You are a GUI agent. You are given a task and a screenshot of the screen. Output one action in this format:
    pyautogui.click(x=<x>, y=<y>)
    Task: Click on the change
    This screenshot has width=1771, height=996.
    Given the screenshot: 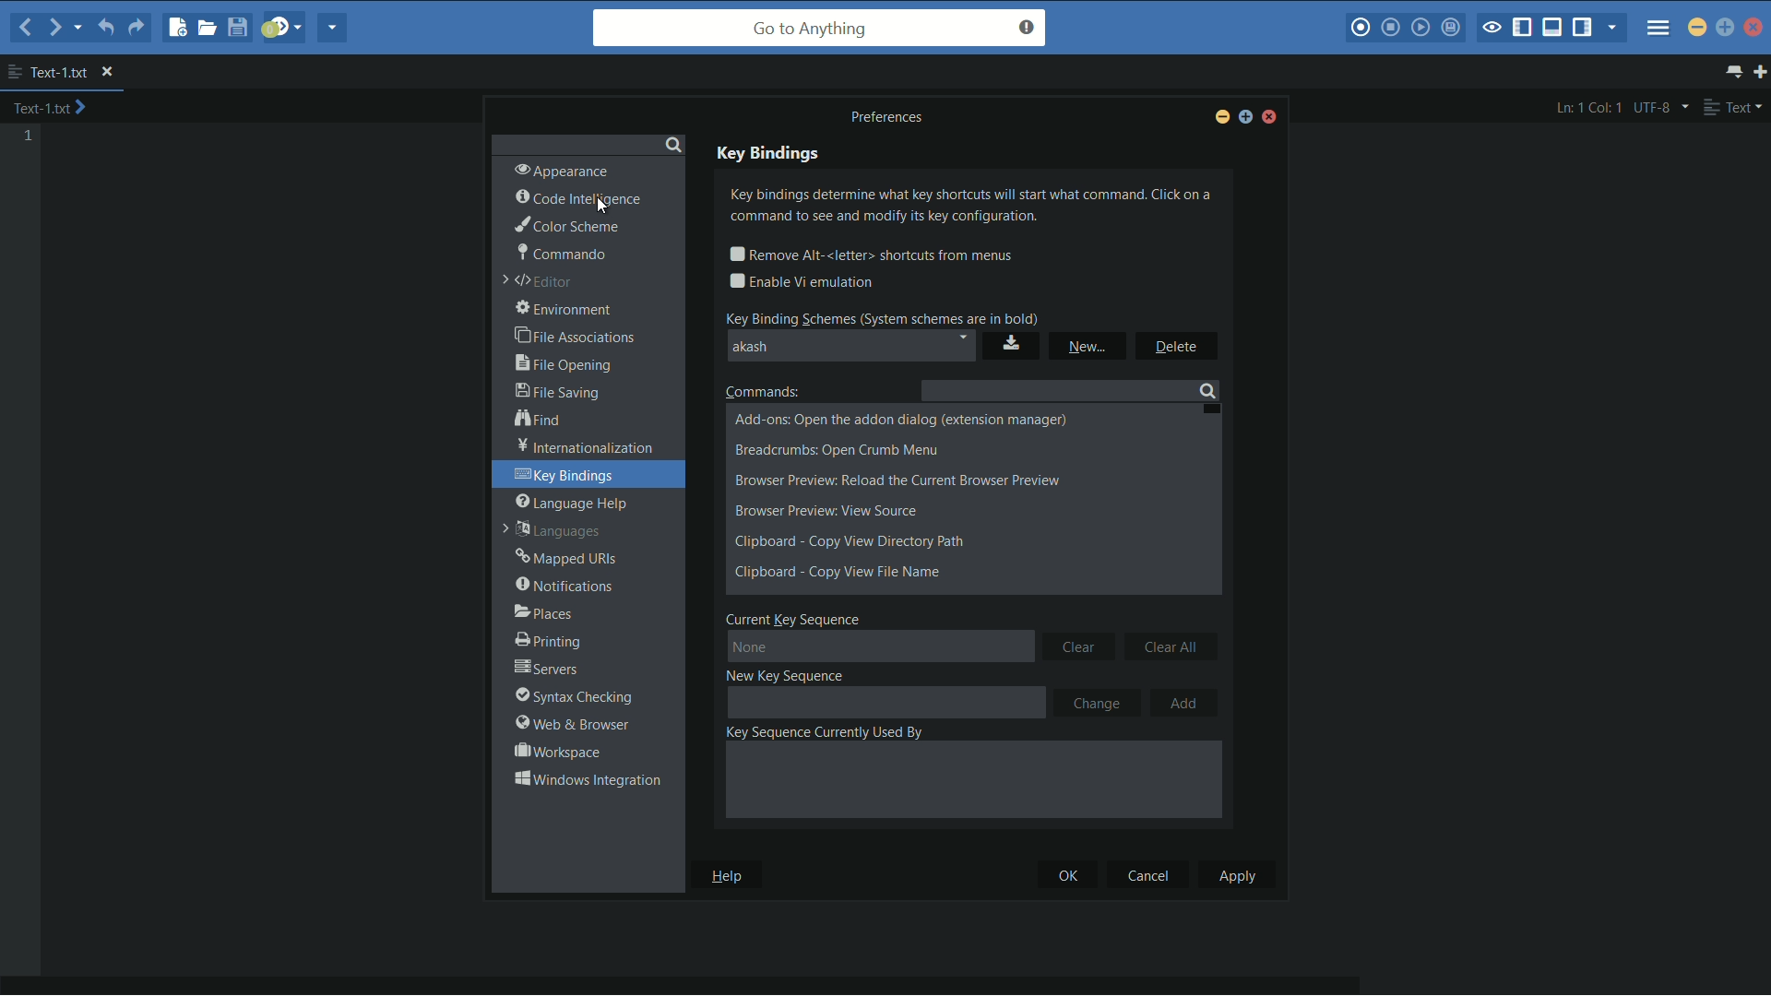 What is the action you would take?
    pyautogui.click(x=1098, y=702)
    